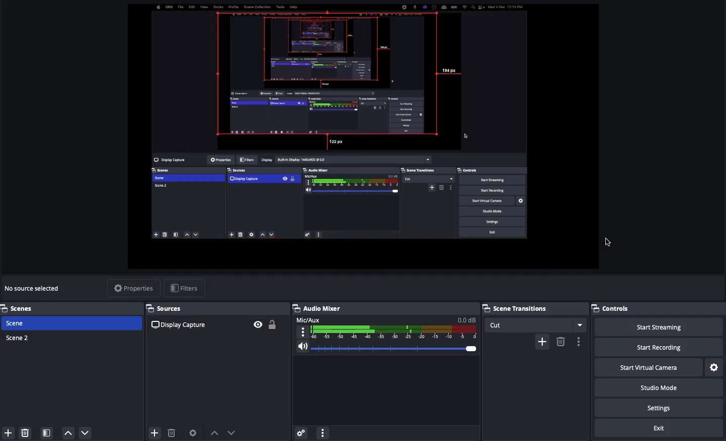 The width and height of the screenshot is (726, 441). Describe the element at coordinates (216, 319) in the screenshot. I see `Sources` at that location.